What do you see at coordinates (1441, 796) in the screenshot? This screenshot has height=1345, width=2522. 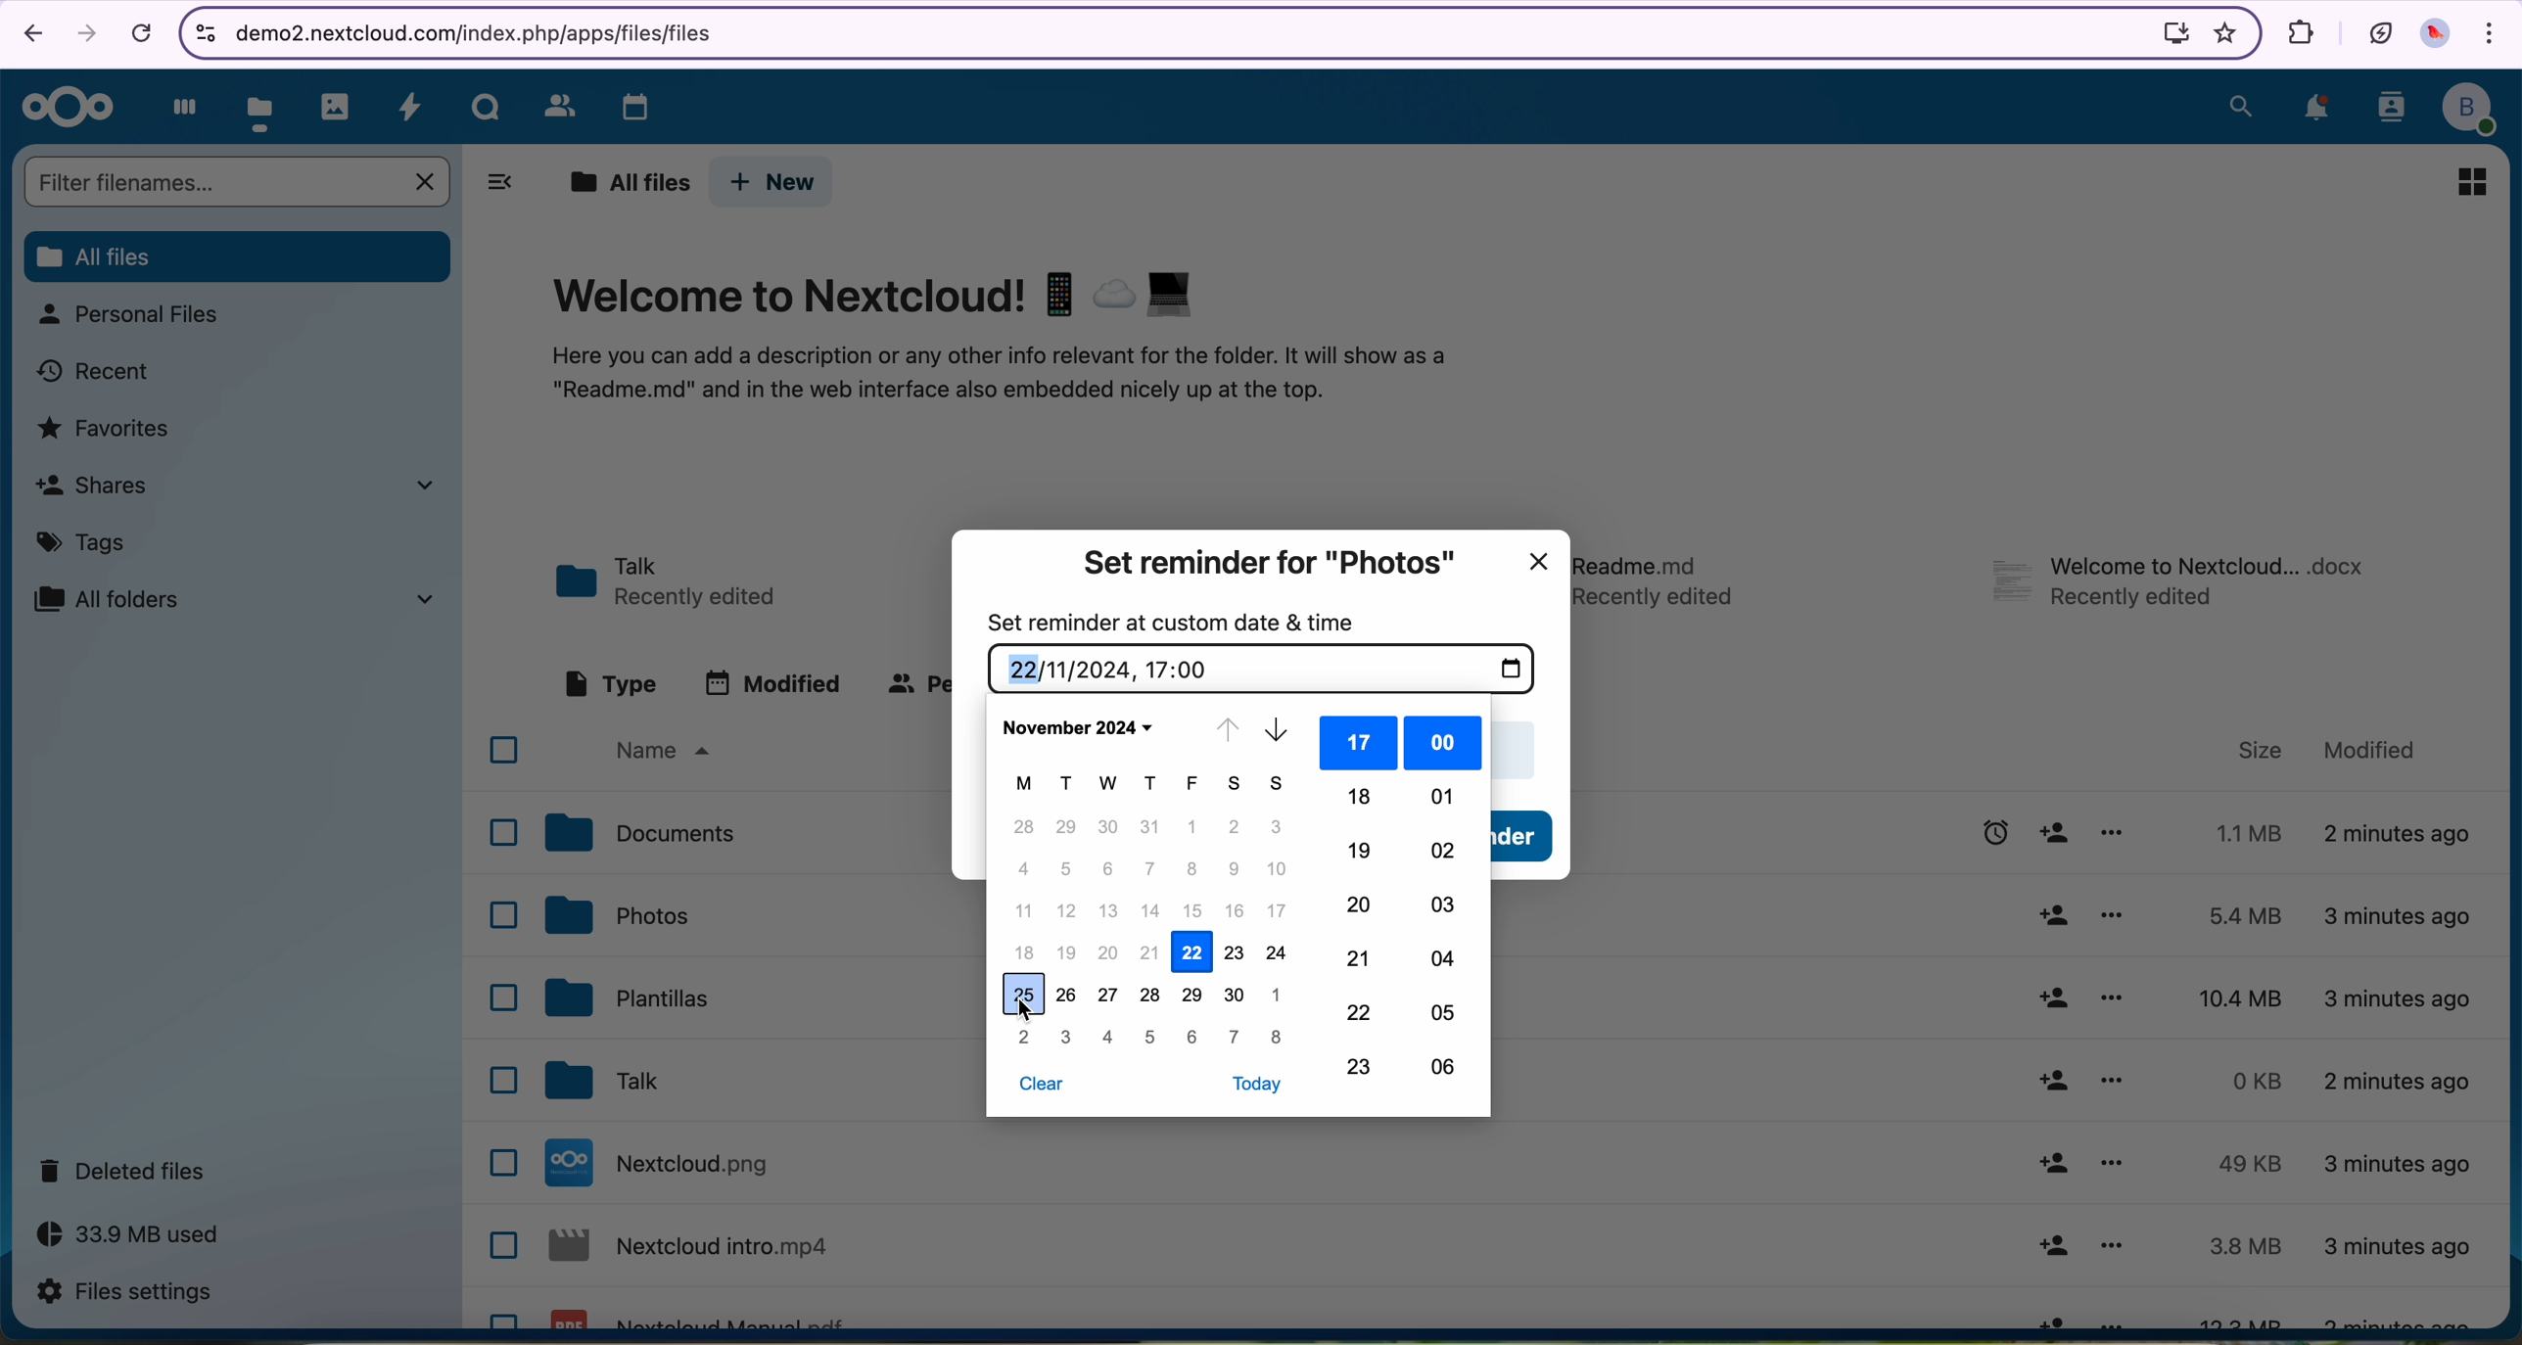 I see `01` at bounding box center [1441, 796].